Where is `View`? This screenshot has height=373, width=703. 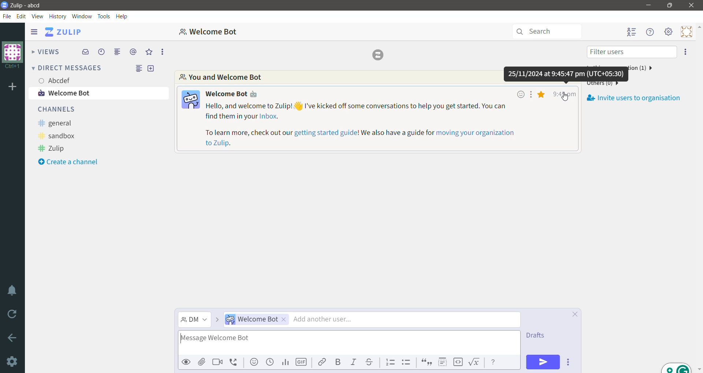
View is located at coordinates (38, 16).